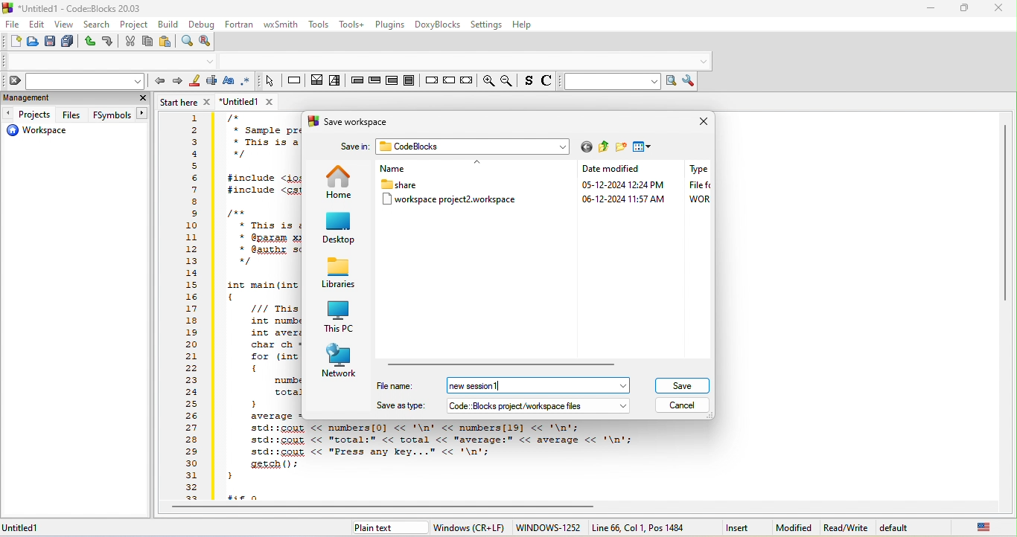 The width and height of the screenshot is (1017, 537). I want to click on network, so click(340, 361).